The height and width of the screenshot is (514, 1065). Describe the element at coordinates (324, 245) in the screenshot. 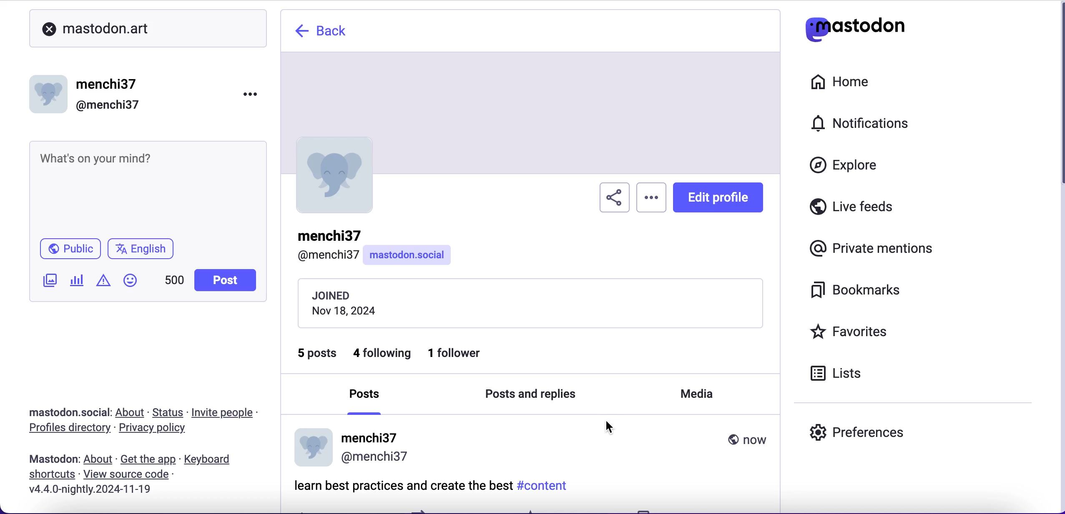

I see `user` at that location.